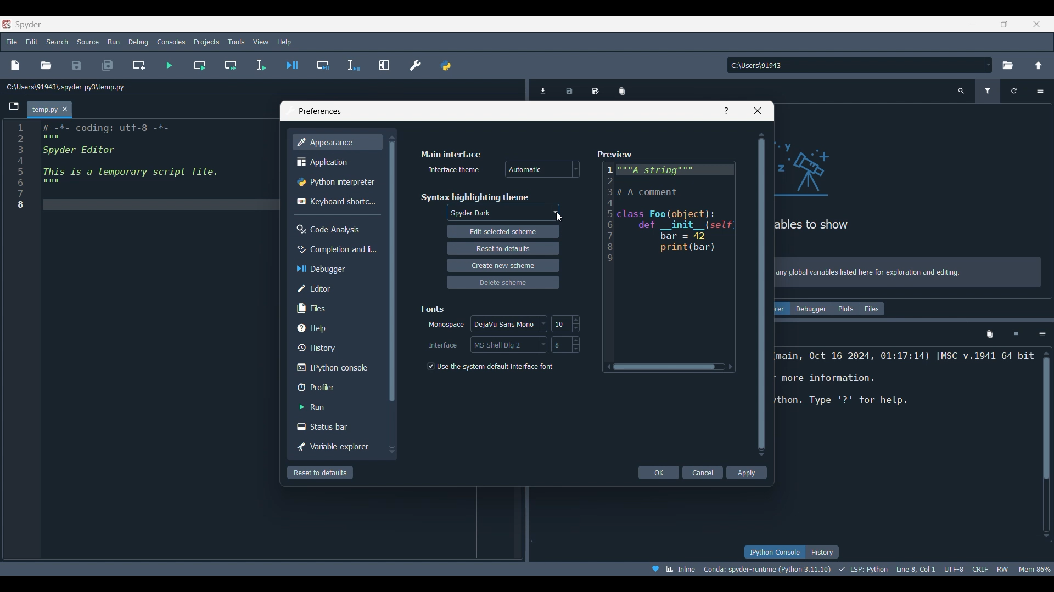  What do you see at coordinates (320, 473) in the screenshot?
I see `Reset to defaults` at bounding box center [320, 473].